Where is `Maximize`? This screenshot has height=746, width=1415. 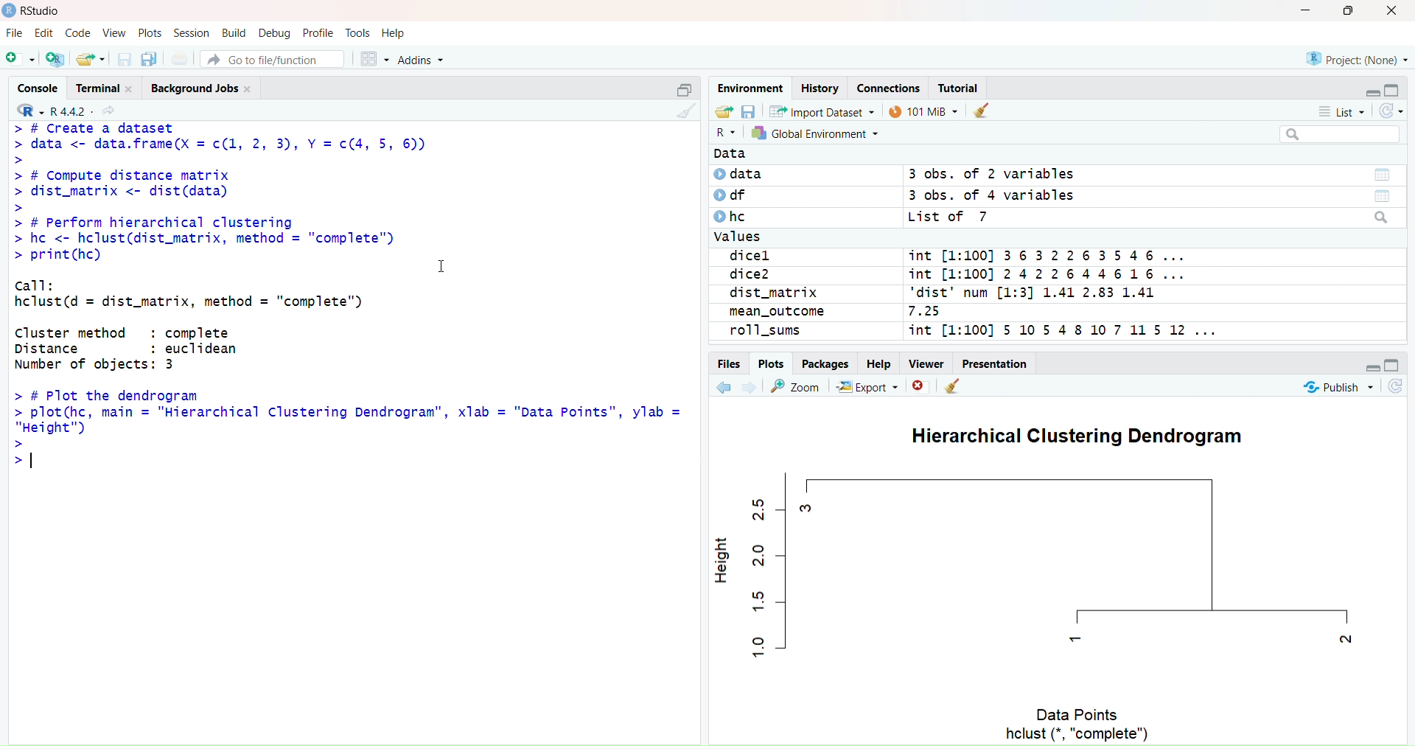
Maximize is located at coordinates (689, 87).